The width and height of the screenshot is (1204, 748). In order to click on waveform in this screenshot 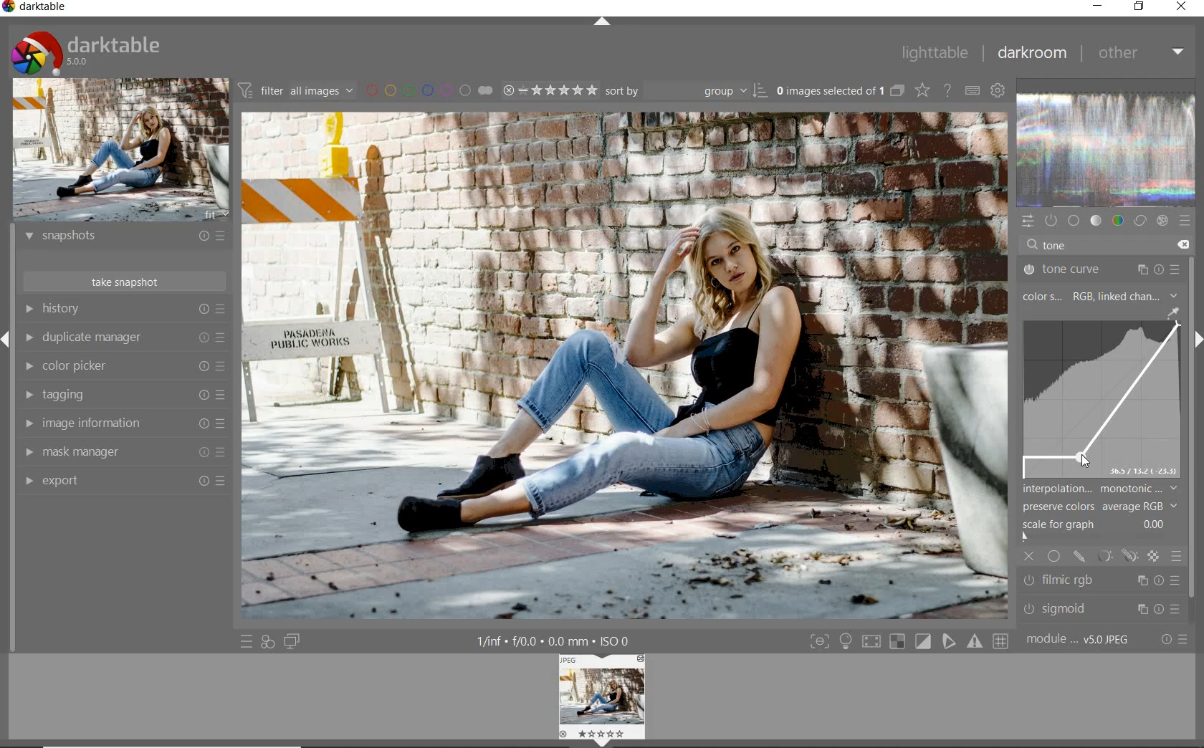, I will do `click(1107, 150)`.